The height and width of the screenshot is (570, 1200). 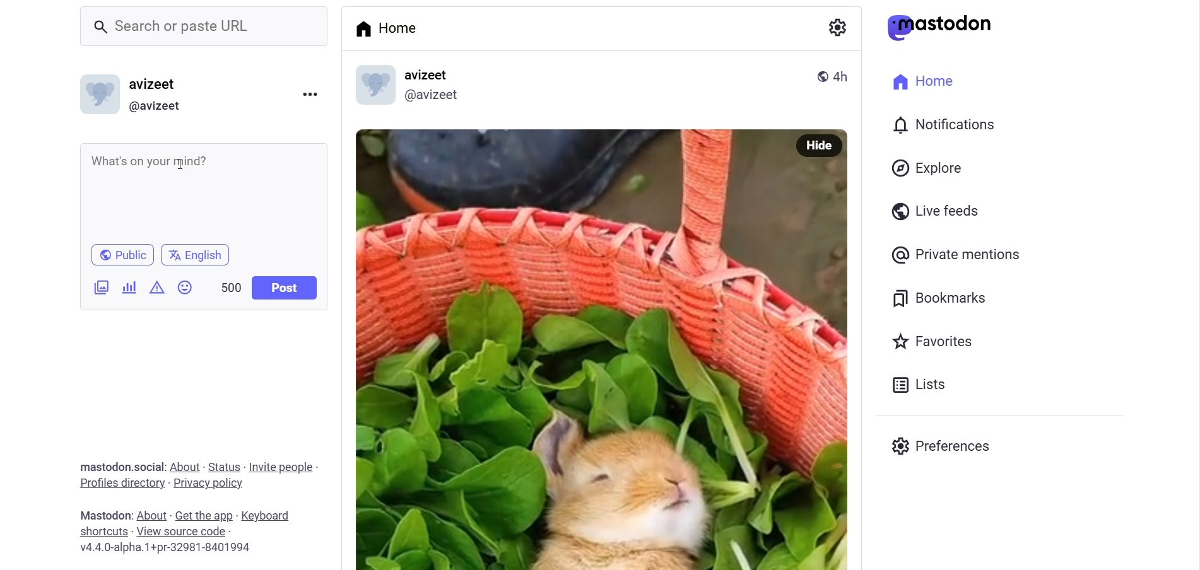 What do you see at coordinates (156, 288) in the screenshot?
I see `Content Warning` at bounding box center [156, 288].